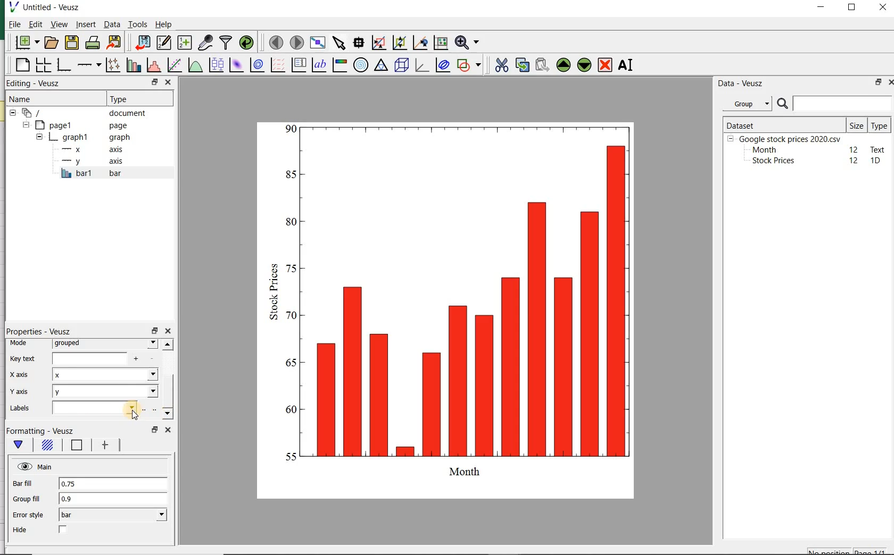 The height and width of the screenshot is (555, 894). I want to click on move the selected widget down, so click(584, 65).